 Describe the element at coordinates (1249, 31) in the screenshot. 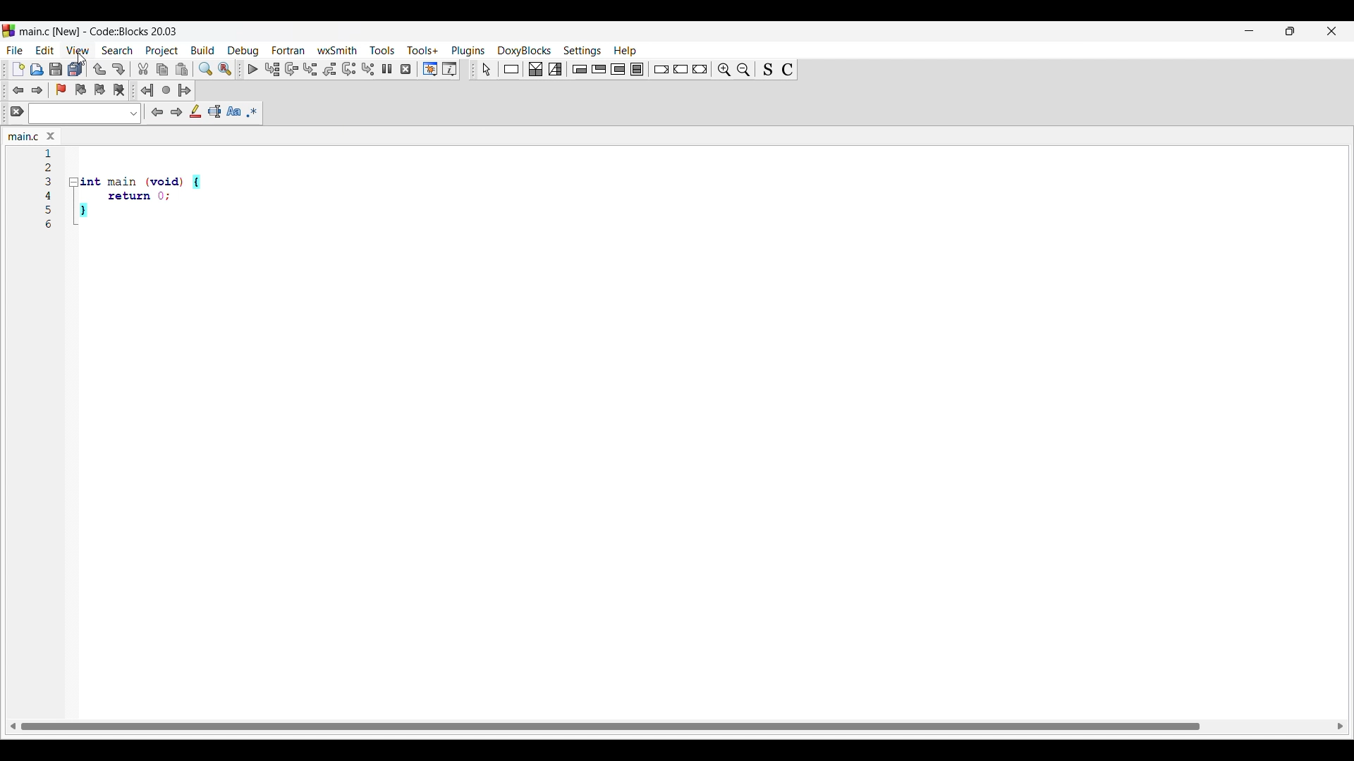

I see `Minimize` at that location.